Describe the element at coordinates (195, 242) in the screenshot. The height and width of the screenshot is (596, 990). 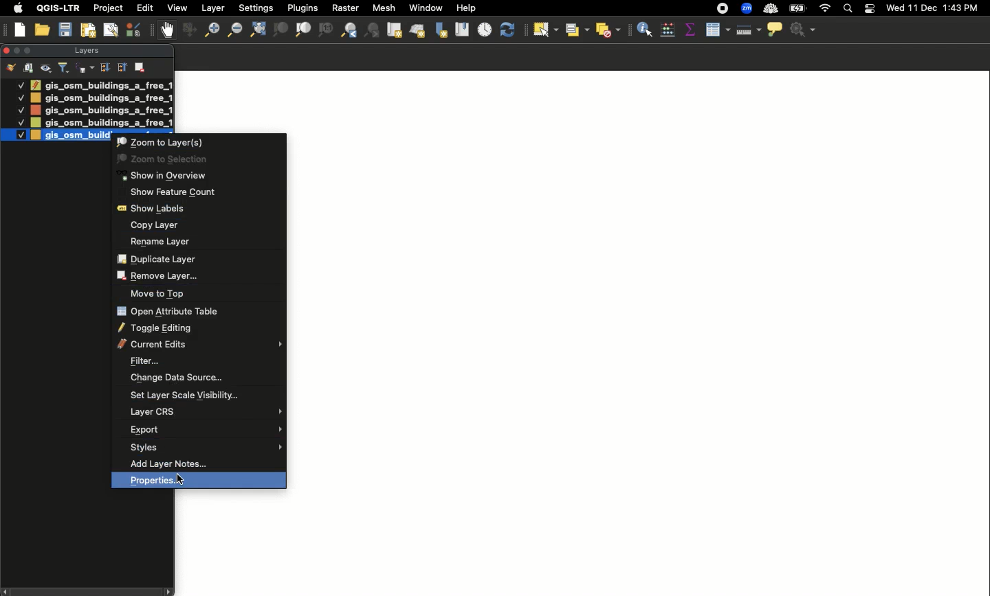
I see `Rename layer` at that location.